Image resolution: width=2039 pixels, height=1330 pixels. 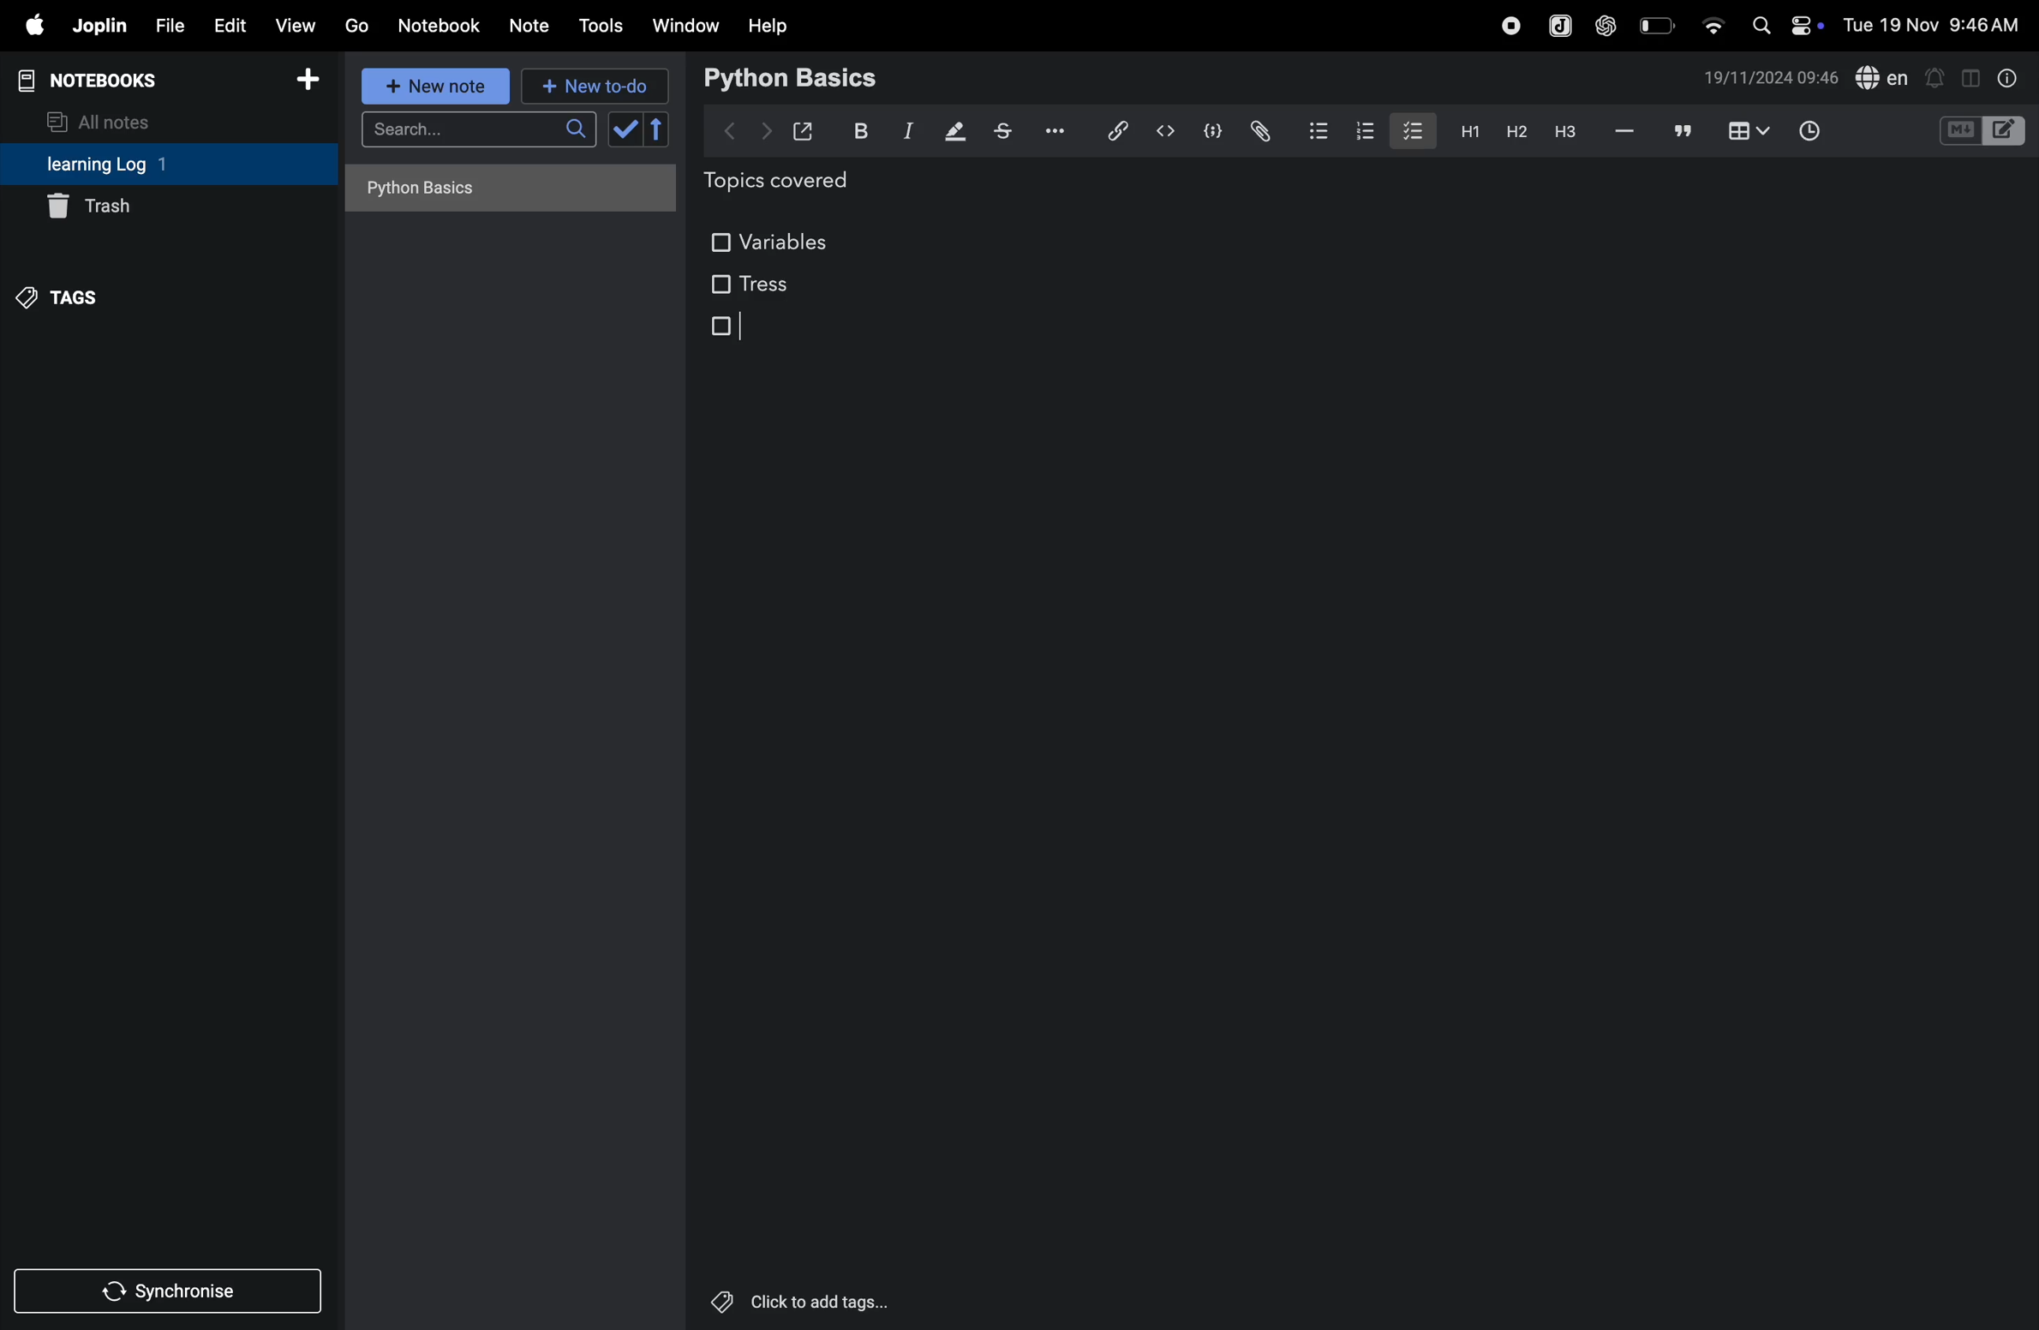 What do you see at coordinates (144, 209) in the screenshot?
I see `trash` at bounding box center [144, 209].